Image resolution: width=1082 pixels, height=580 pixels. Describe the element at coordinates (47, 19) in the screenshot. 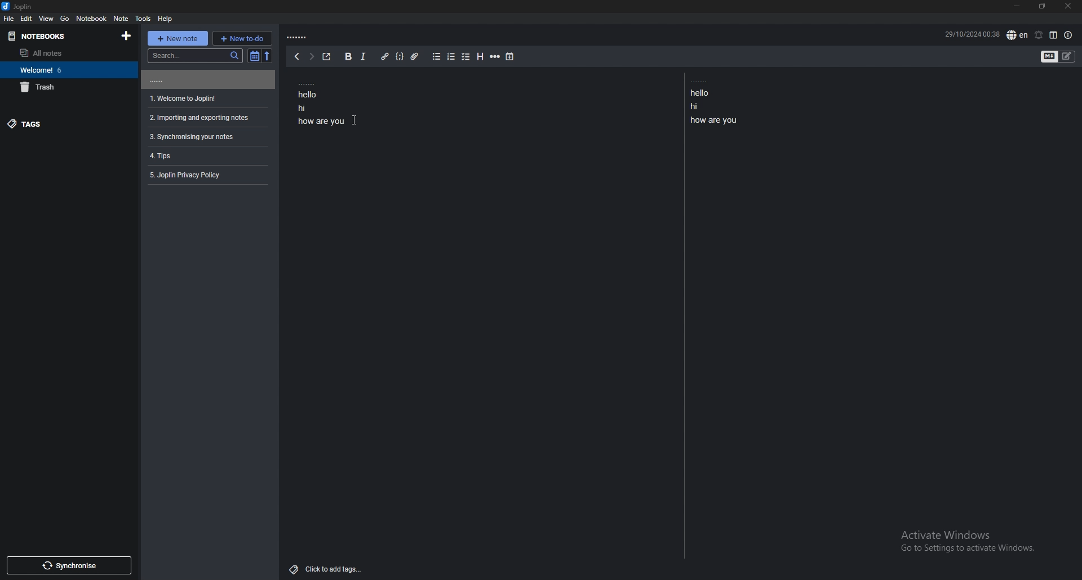

I see `view` at that location.